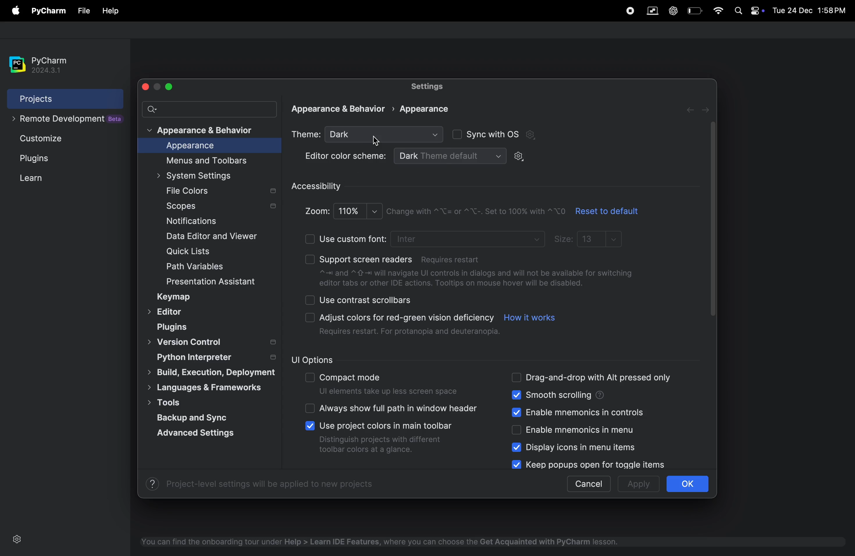  Describe the element at coordinates (214, 389) in the screenshot. I see `languages & frameworks` at that location.